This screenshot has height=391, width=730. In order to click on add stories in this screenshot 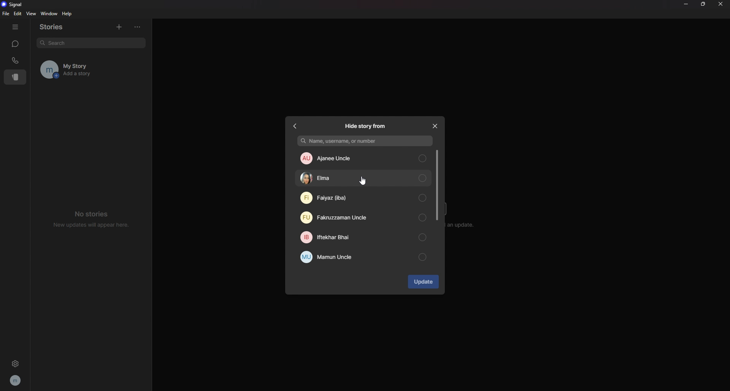, I will do `click(119, 26)`.